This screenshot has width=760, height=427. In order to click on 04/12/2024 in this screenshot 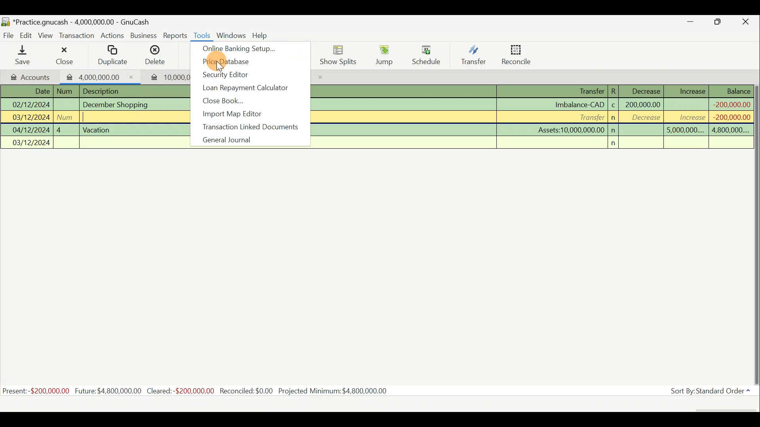, I will do `click(31, 130)`.